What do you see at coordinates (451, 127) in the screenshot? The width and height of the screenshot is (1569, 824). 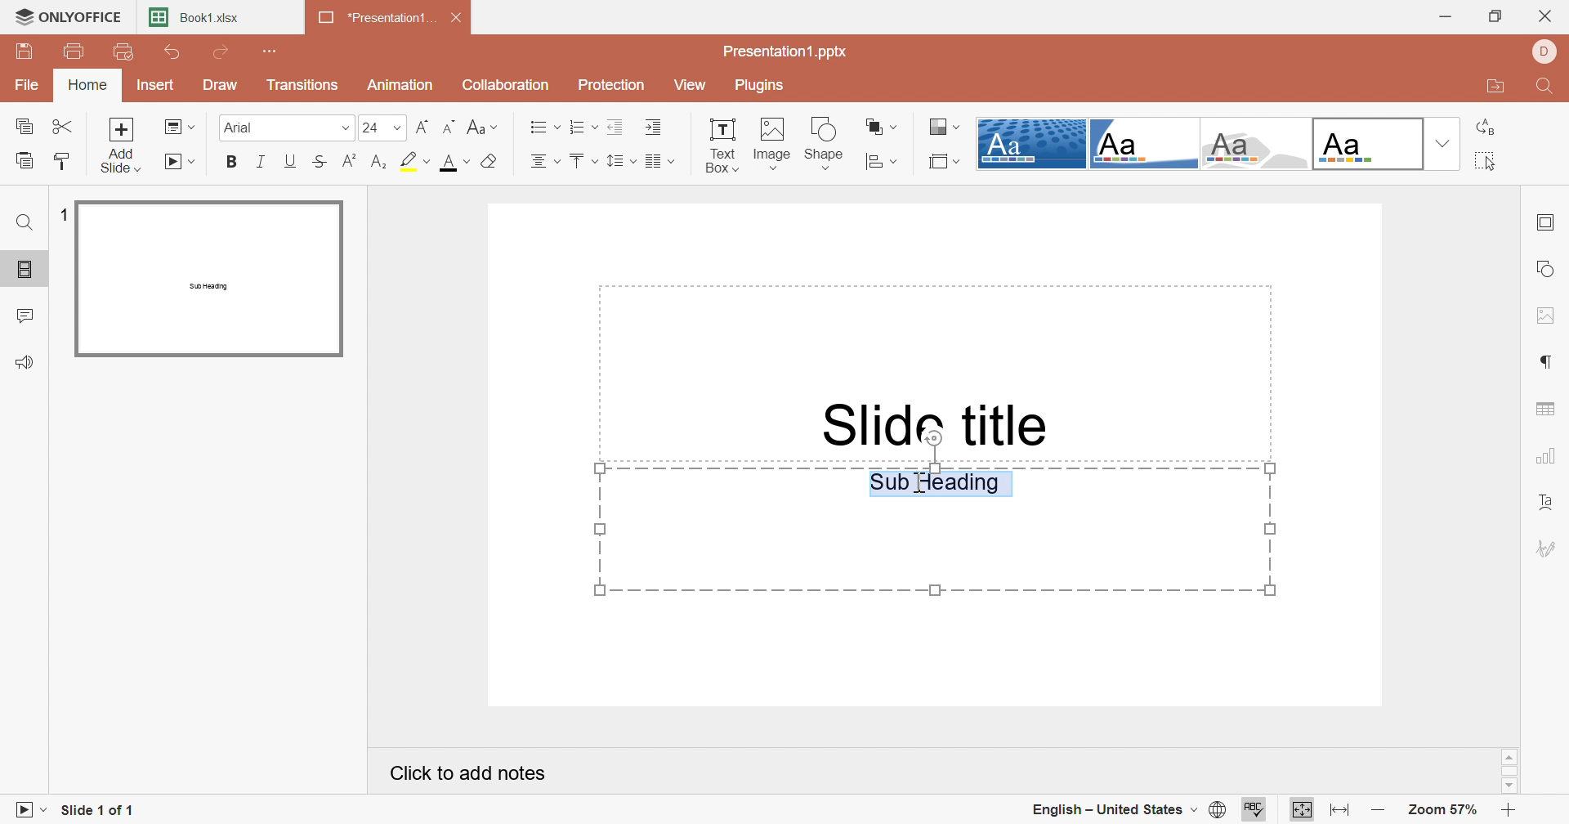 I see `Increment font size` at bounding box center [451, 127].